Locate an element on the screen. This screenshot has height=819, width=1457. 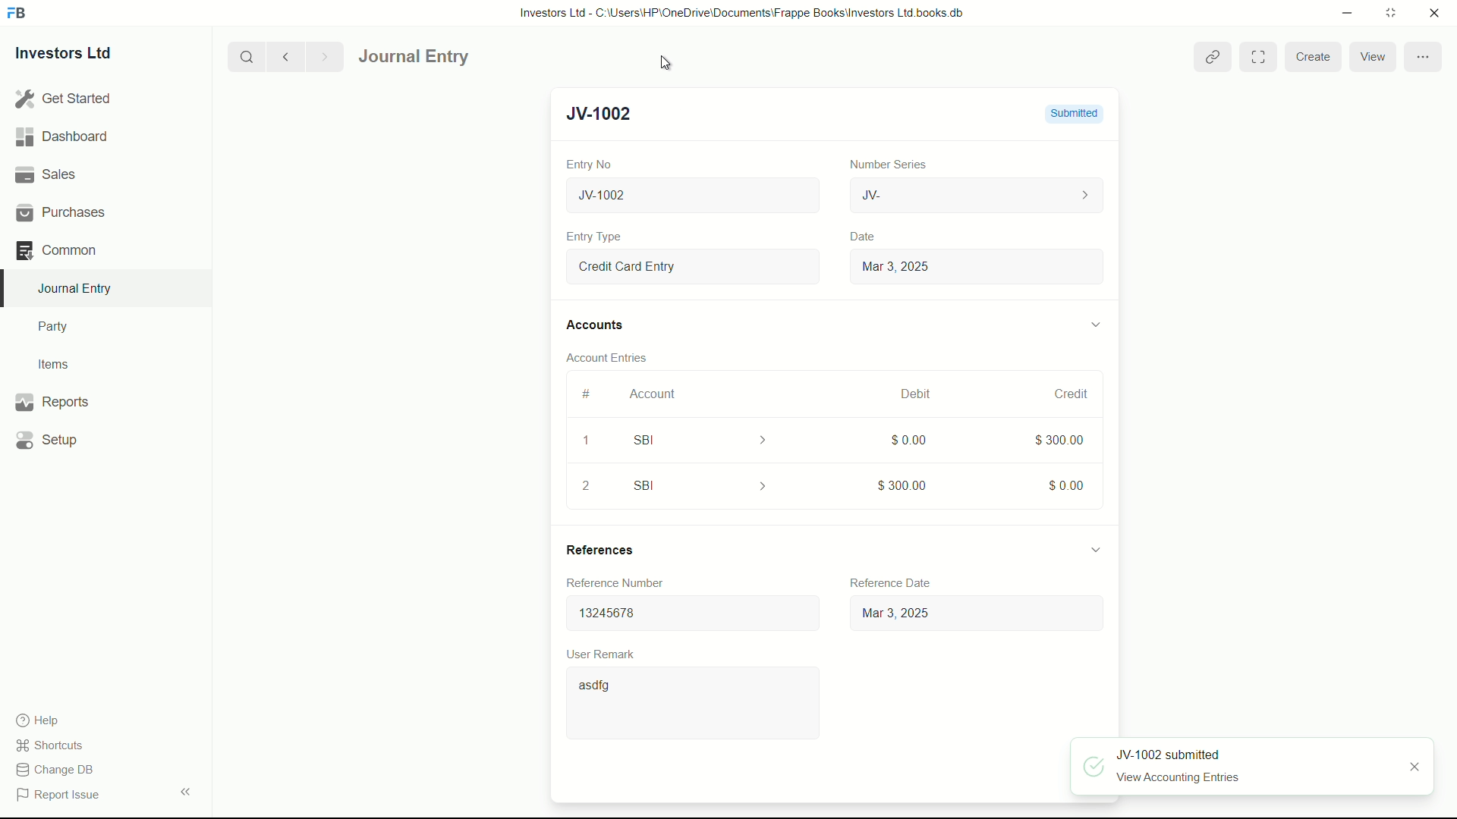
$0.00 is located at coordinates (905, 439).